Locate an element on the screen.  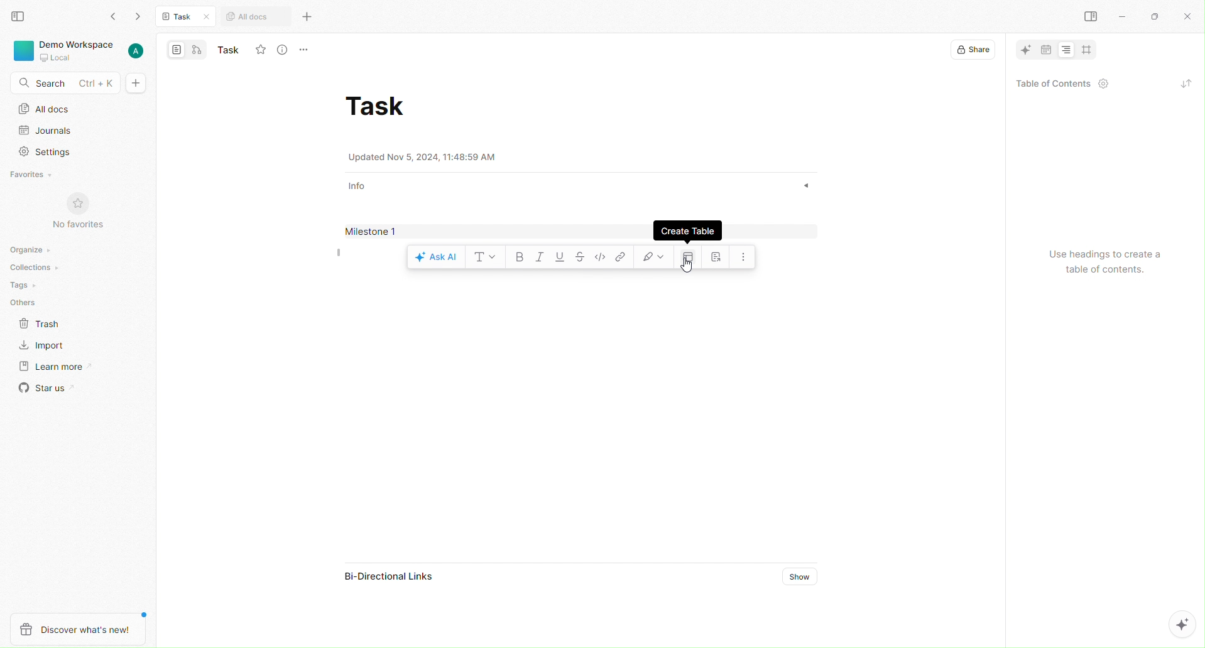
Star us is located at coordinates (44, 389).